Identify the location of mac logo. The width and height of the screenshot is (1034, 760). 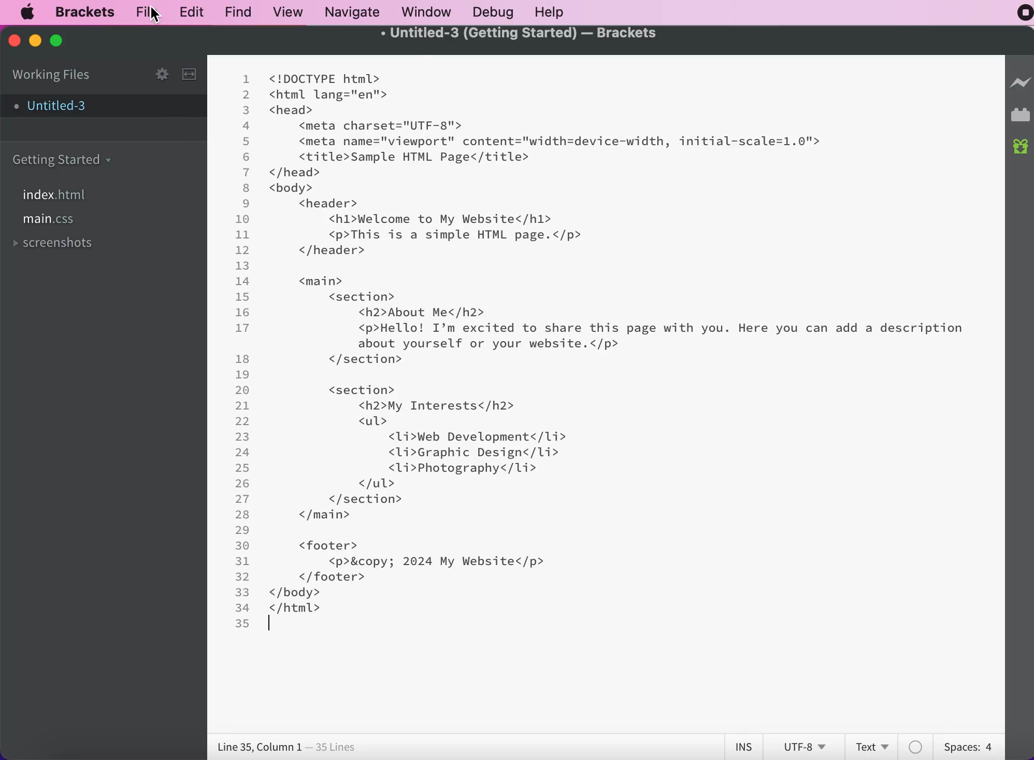
(30, 13).